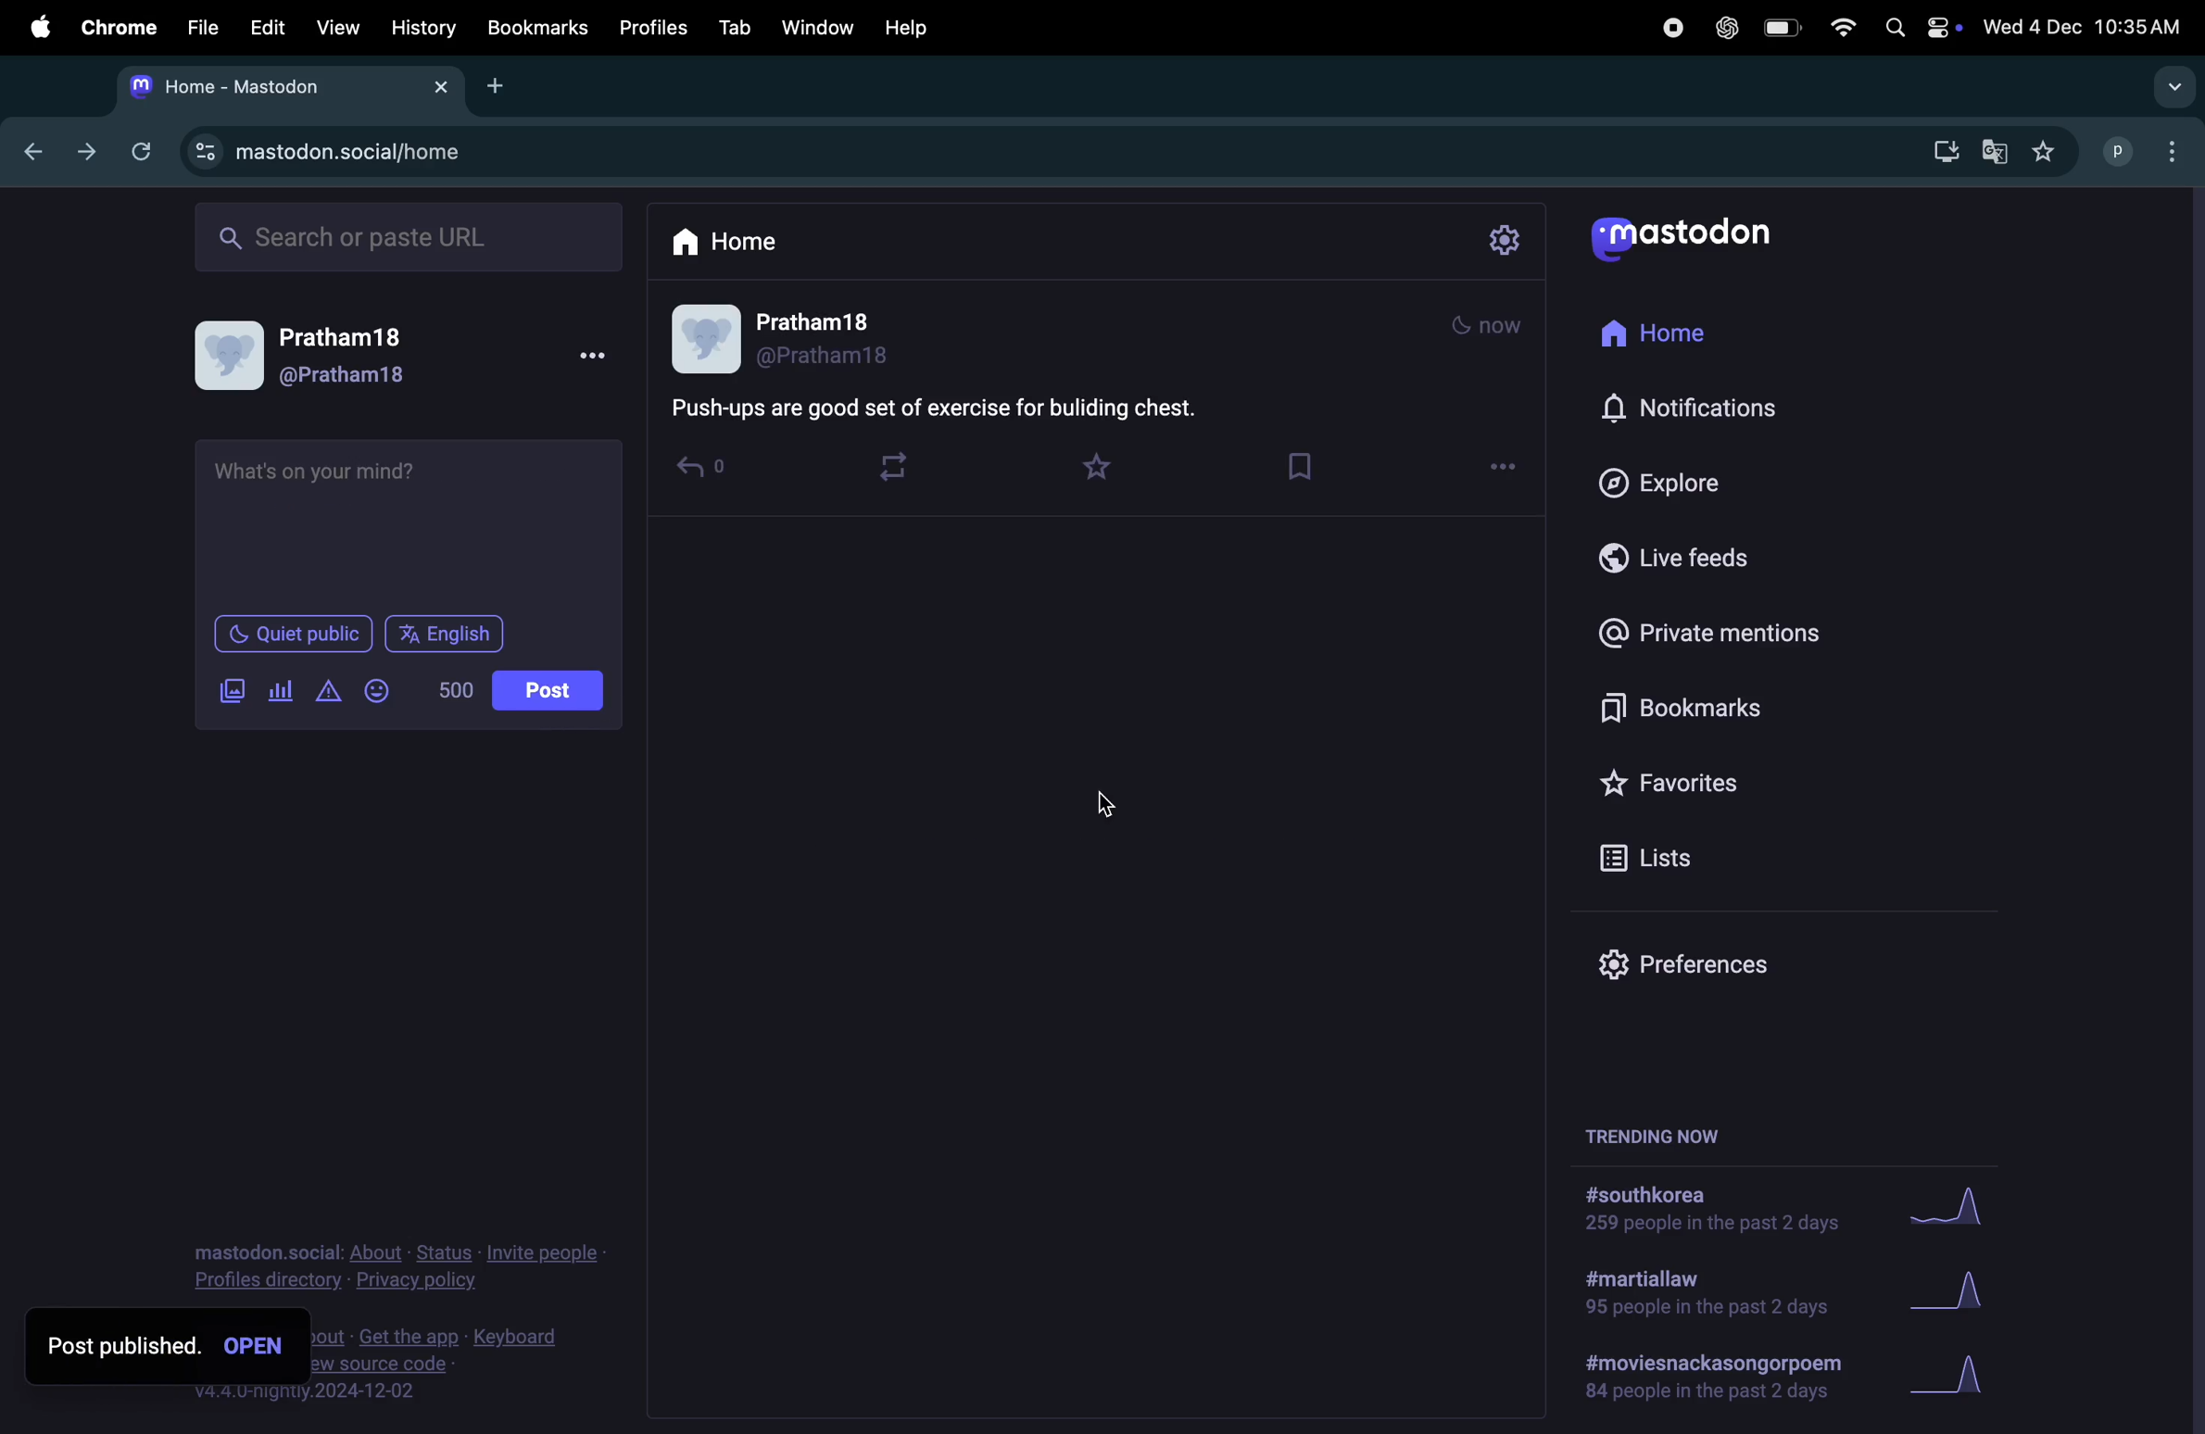 The image size is (2205, 1434). I want to click on favourites, so click(2047, 151).